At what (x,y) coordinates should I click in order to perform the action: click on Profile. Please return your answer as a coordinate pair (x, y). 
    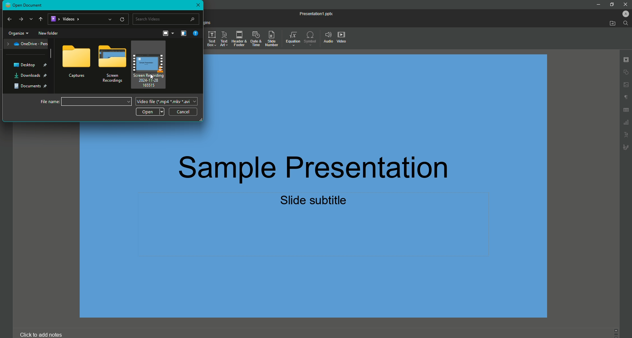
    Looking at the image, I should click on (623, 13).